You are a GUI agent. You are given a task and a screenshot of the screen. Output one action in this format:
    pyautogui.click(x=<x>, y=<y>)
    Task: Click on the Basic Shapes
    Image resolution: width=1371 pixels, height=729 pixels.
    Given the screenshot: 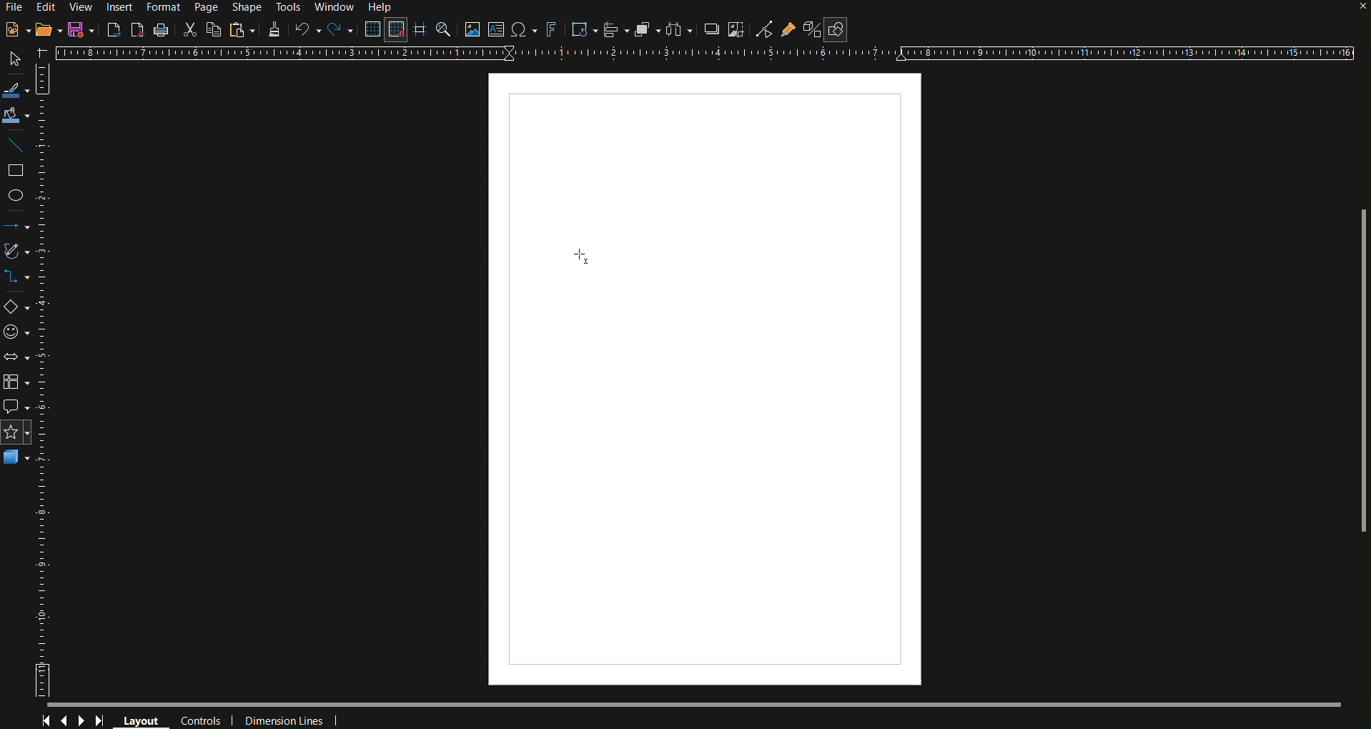 What is the action you would take?
    pyautogui.click(x=17, y=309)
    